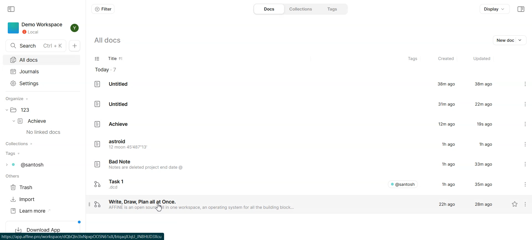 The width and height of the screenshot is (532, 240). What do you see at coordinates (159, 207) in the screenshot?
I see `Cursor` at bounding box center [159, 207].